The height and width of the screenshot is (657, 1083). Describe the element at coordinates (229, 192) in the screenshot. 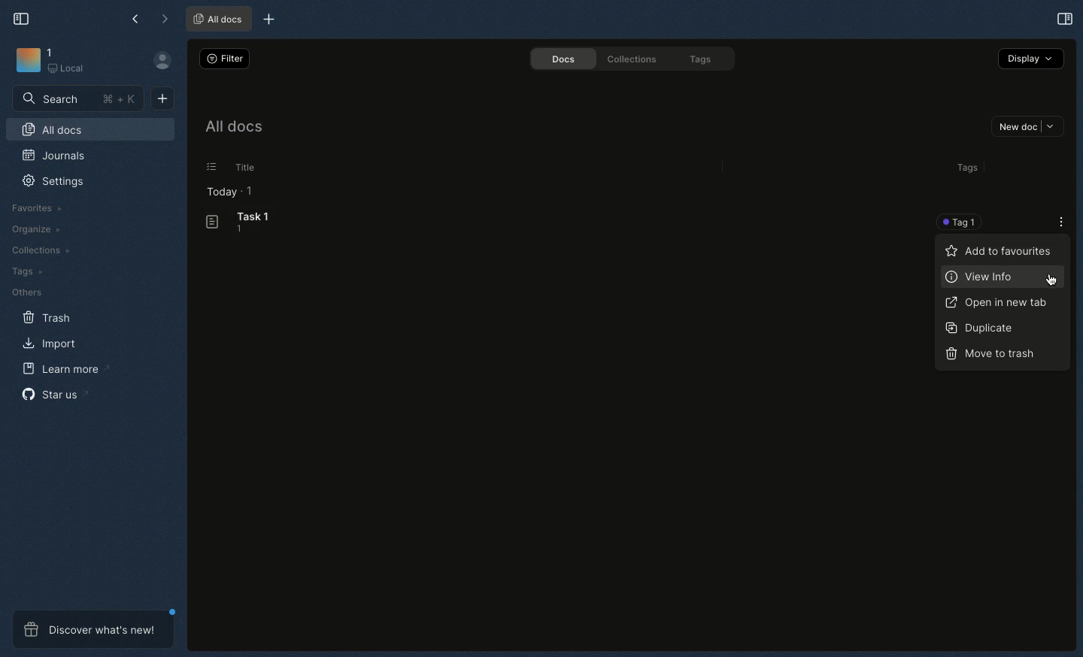

I see `Today 1` at that location.